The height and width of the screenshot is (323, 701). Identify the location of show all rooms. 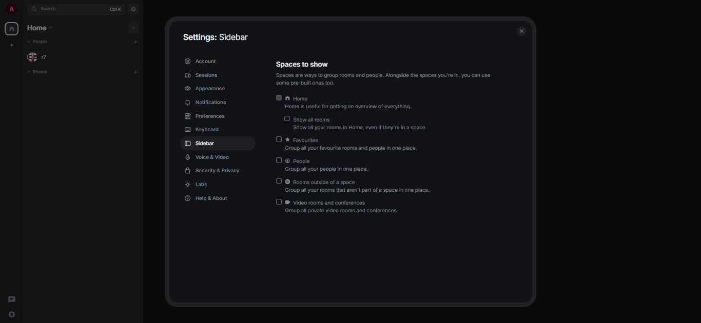
(361, 119).